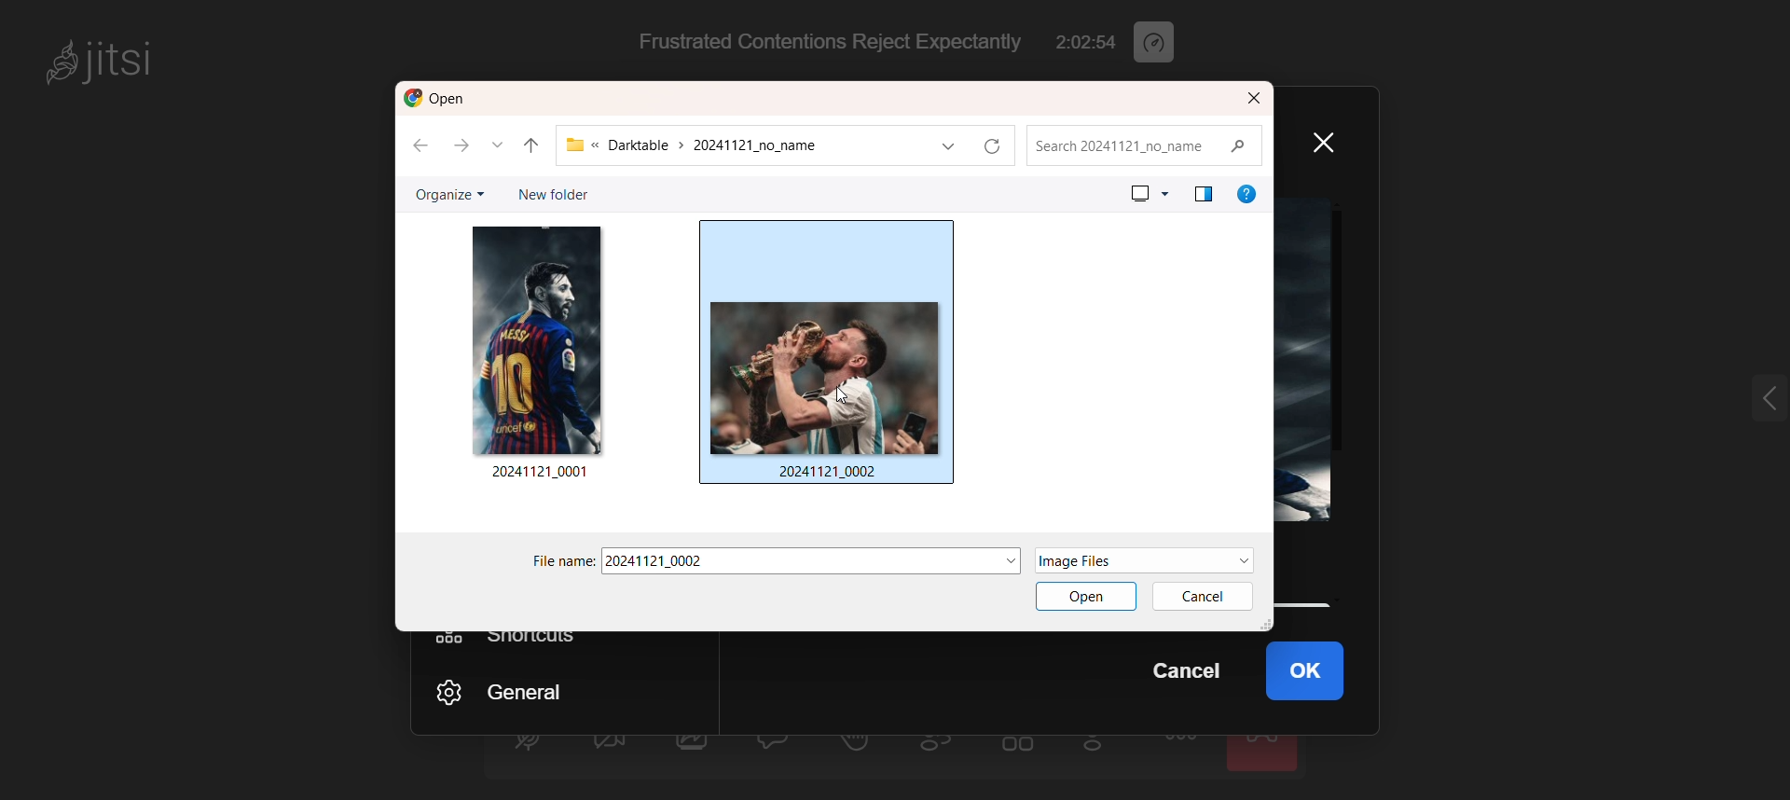 The height and width of the screenshot is (800, 1790). Describe the element at coordinates (822, 44) in the screenshot. I see `Frustrated Contentions Rejects Expectantly` at that location.